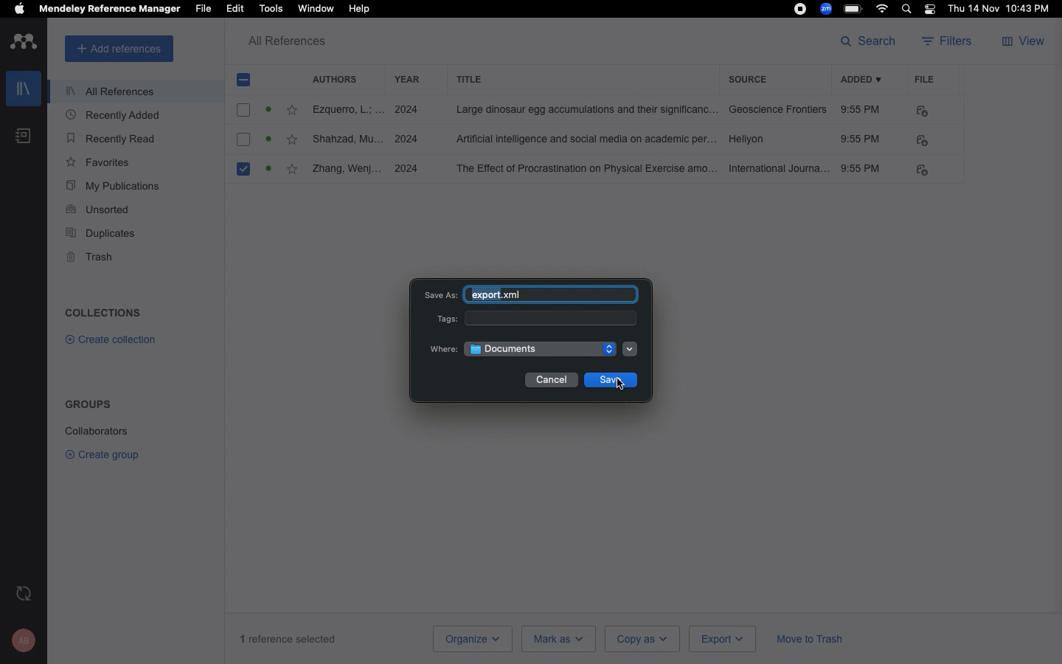 This screenshot has height=664, width=1062. What do you see at coordinates (25, 640) in the screenshot?
I see `Account and help` at bounding box center [25, 640].